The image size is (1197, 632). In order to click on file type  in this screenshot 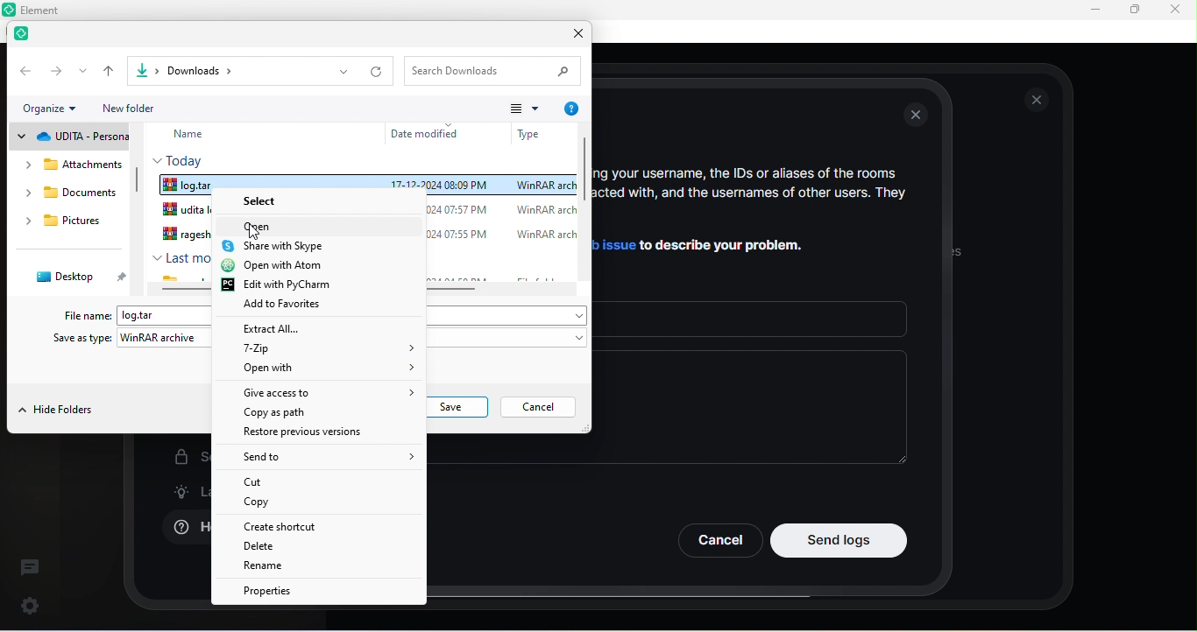, I will do `click(530, 132)`.